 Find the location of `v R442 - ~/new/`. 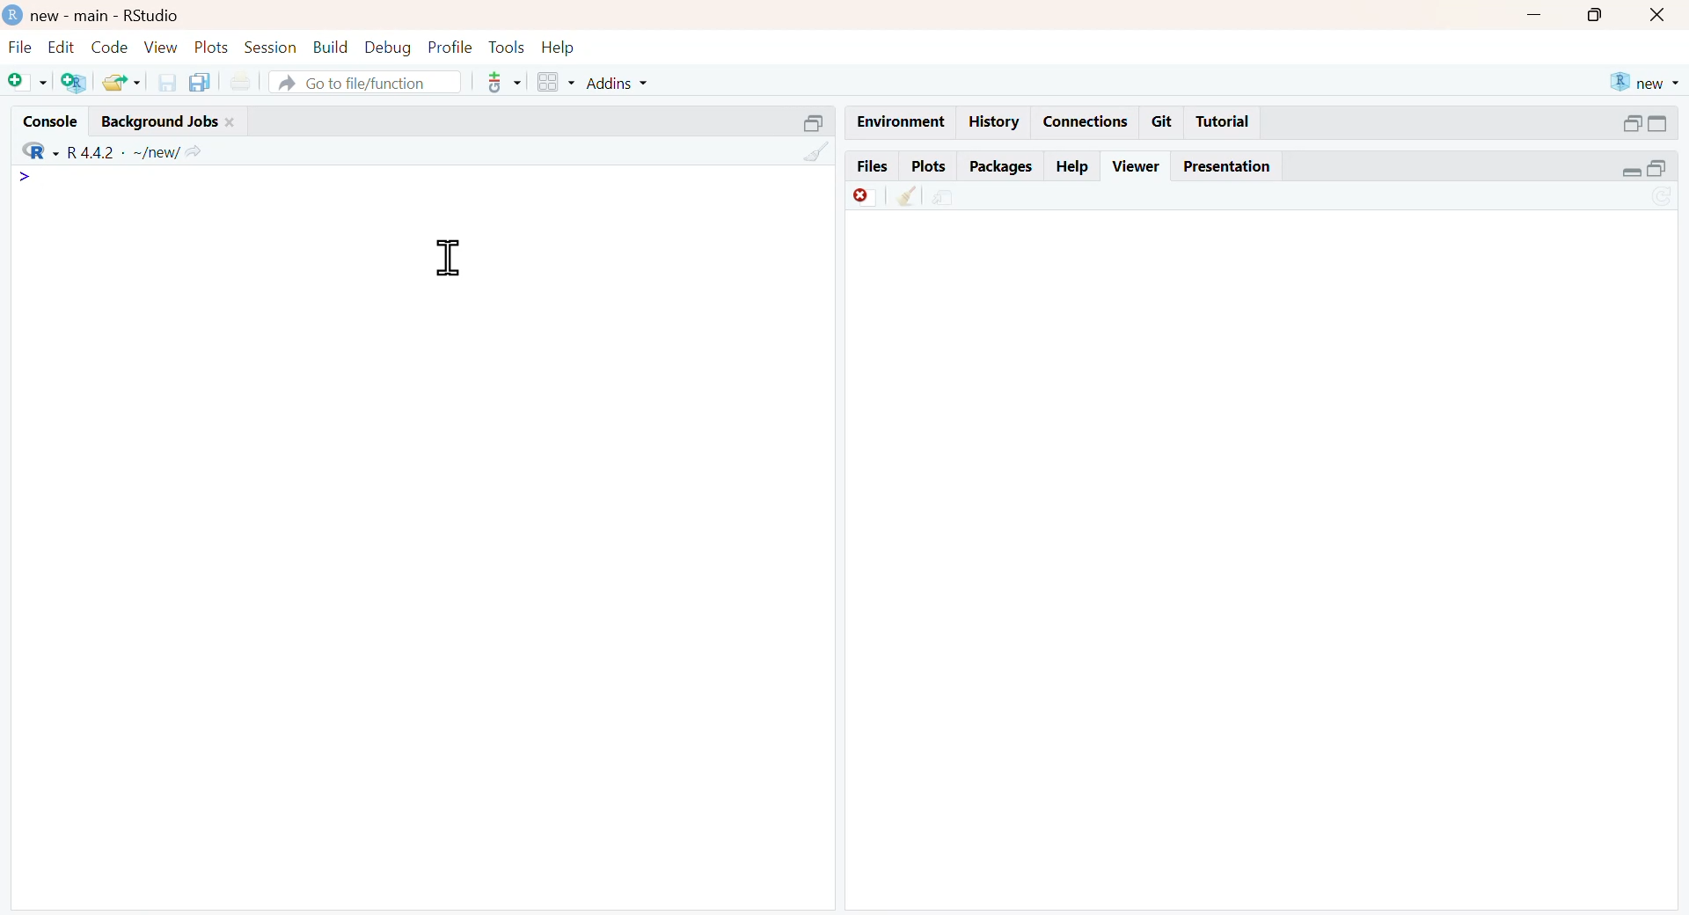

v R442 - ~/new/ is located at coordinates (145, 150).